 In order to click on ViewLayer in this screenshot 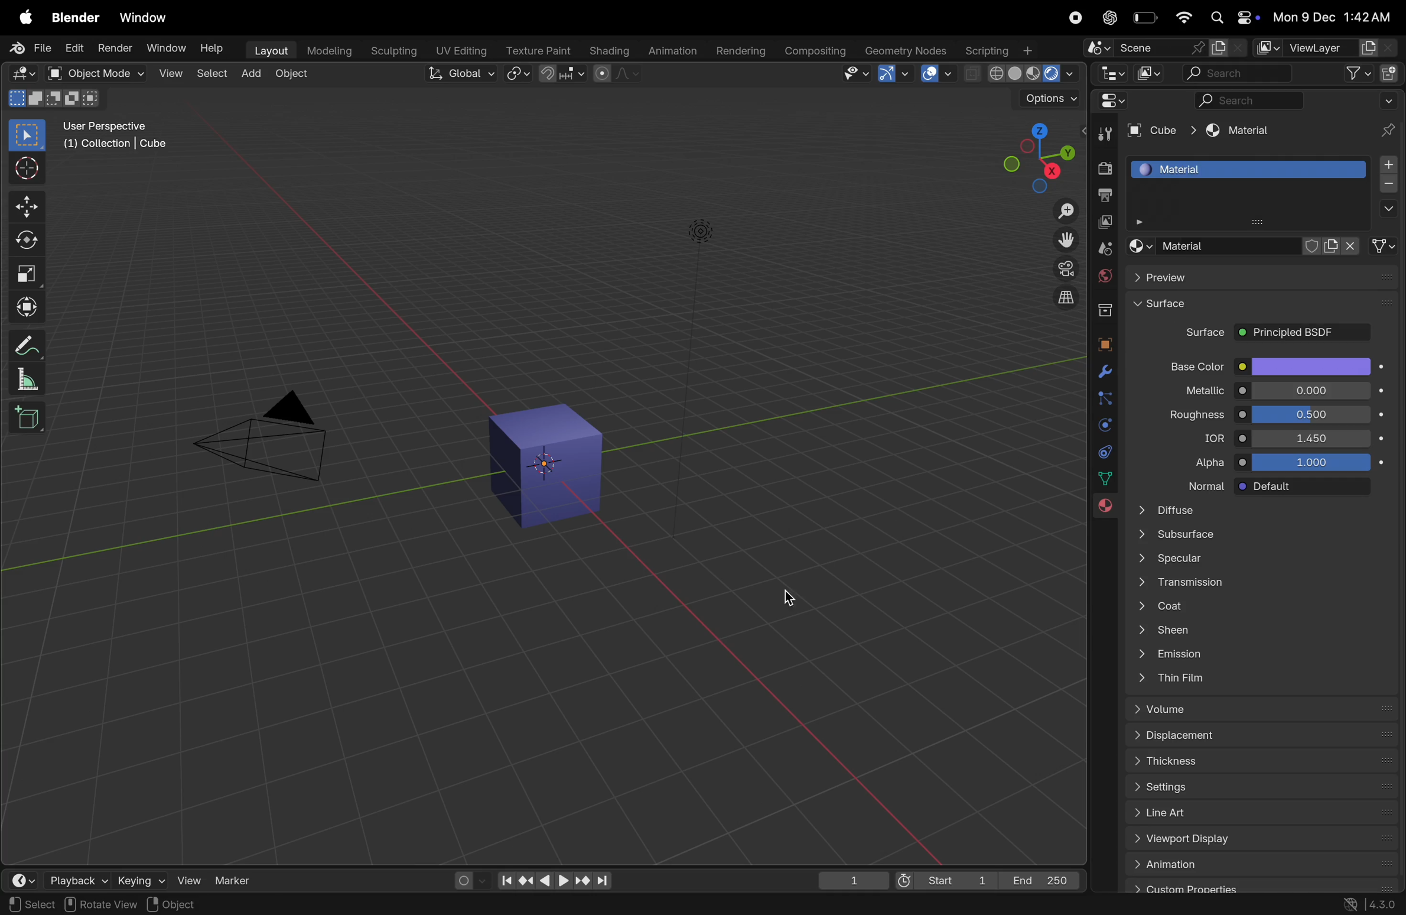, I will do `click(1325, 47)`.